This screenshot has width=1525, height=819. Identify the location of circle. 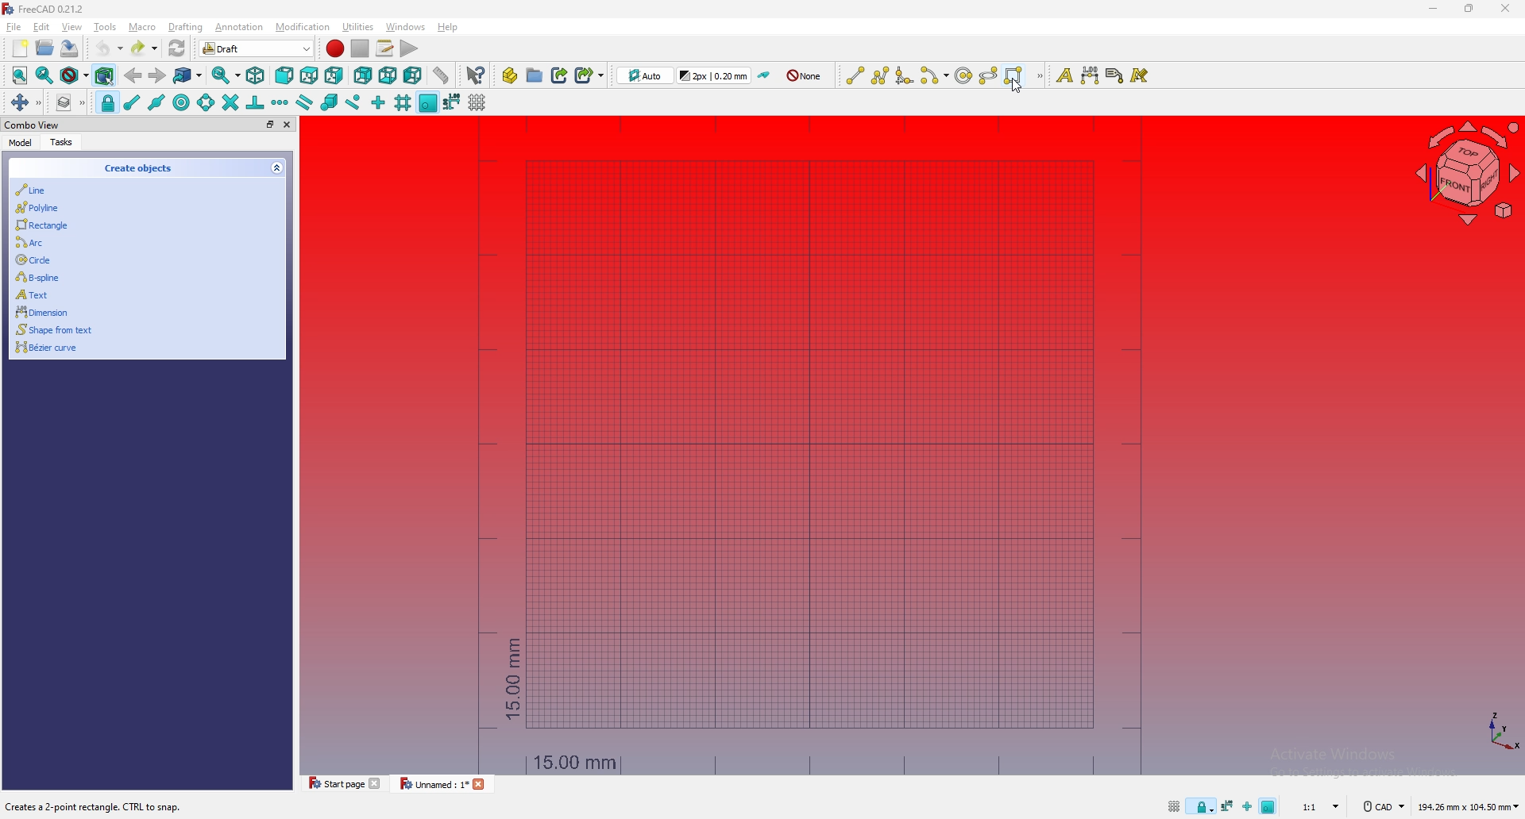
(141, 258).